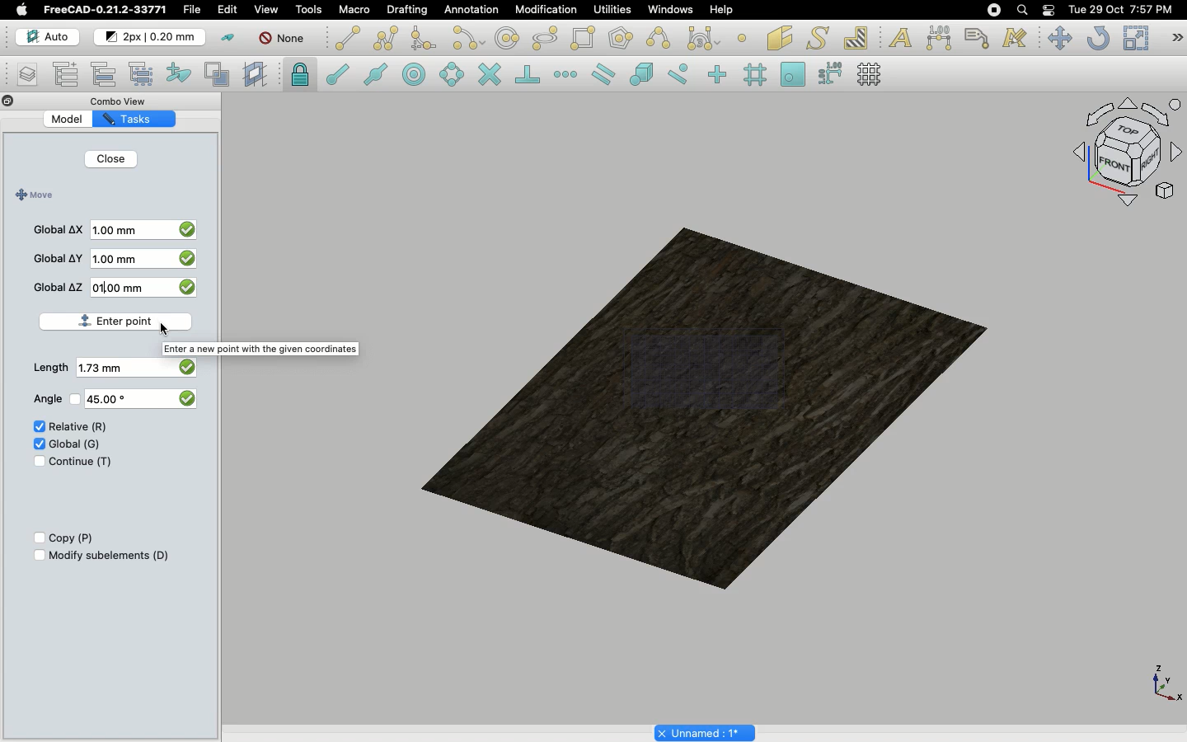  What do you see at coordinates (59, 258) in the screenshot?
I see `Global Y` at bounding box center [59, 258].